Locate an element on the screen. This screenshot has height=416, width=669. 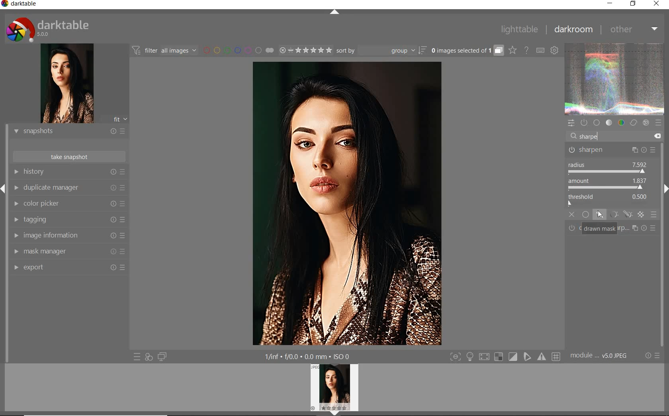
base is located at coordinates (597, 122).